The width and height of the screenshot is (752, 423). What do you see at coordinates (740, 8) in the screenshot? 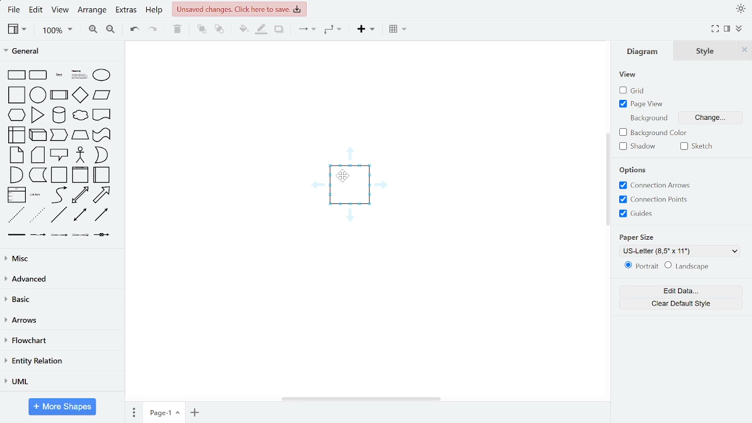
I see `appearance` at bounding box center [740, 8].